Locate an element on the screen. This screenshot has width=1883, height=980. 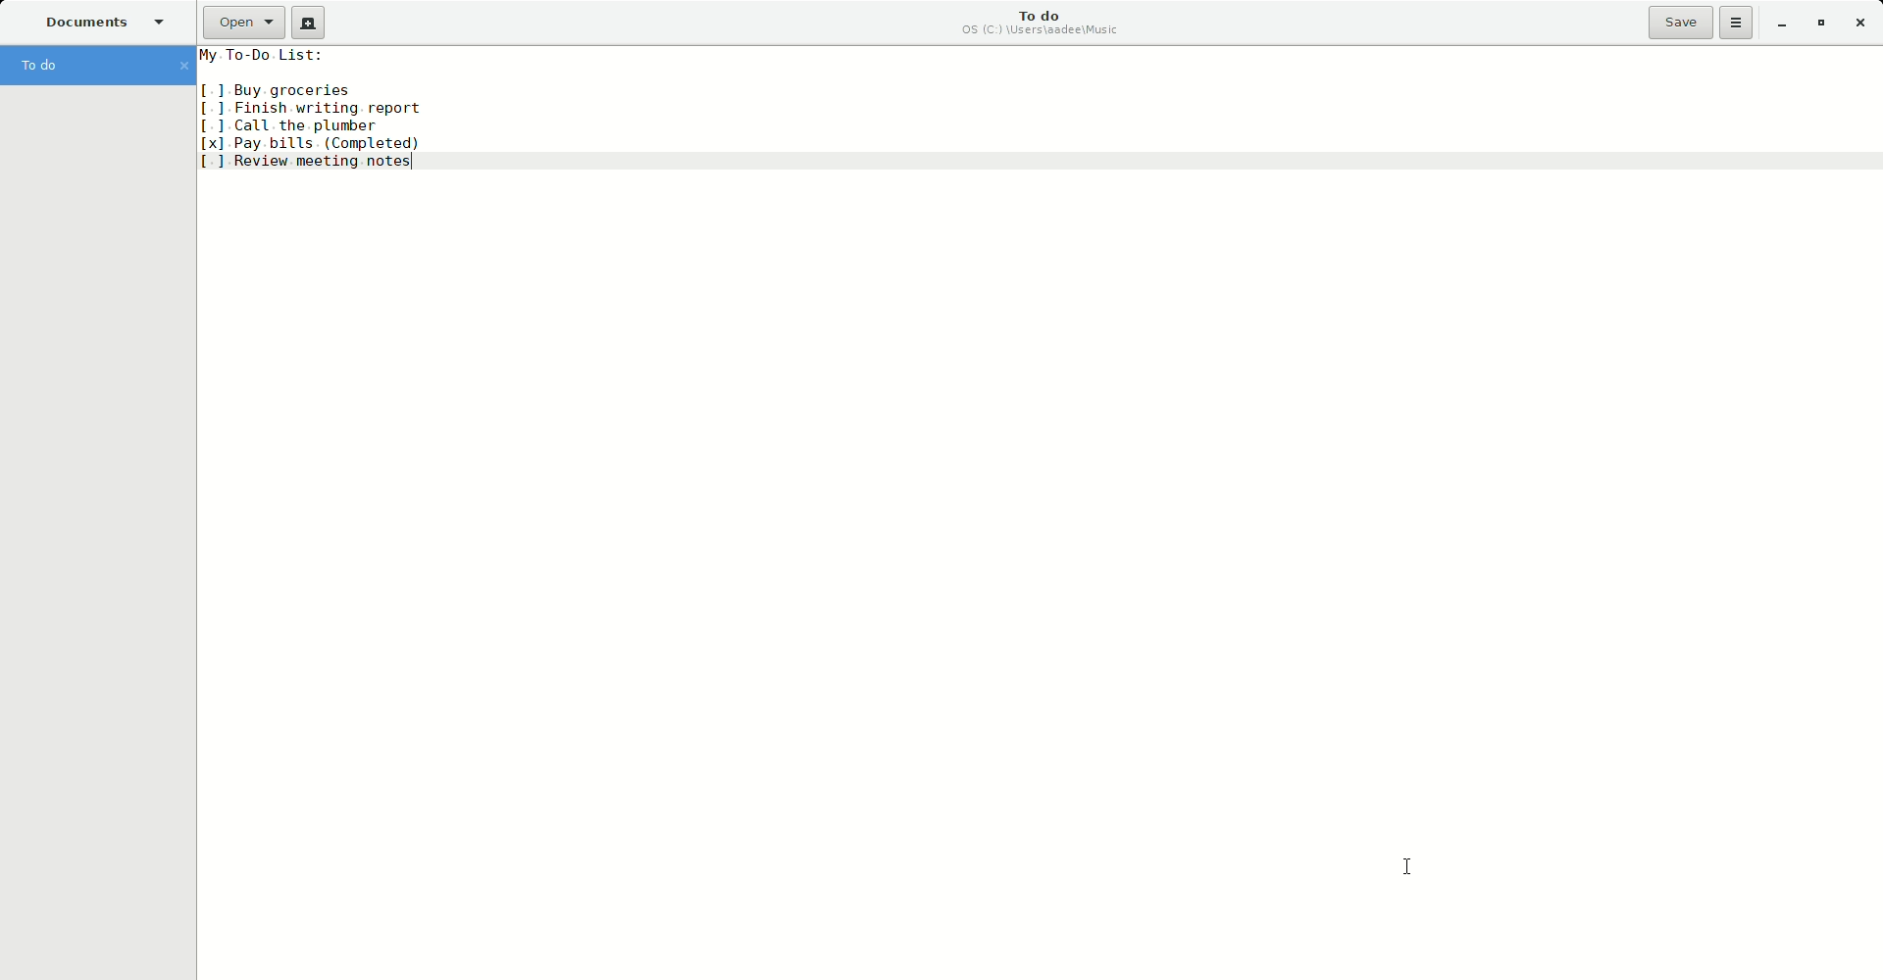
Save is located at coordinates (1679, 24).